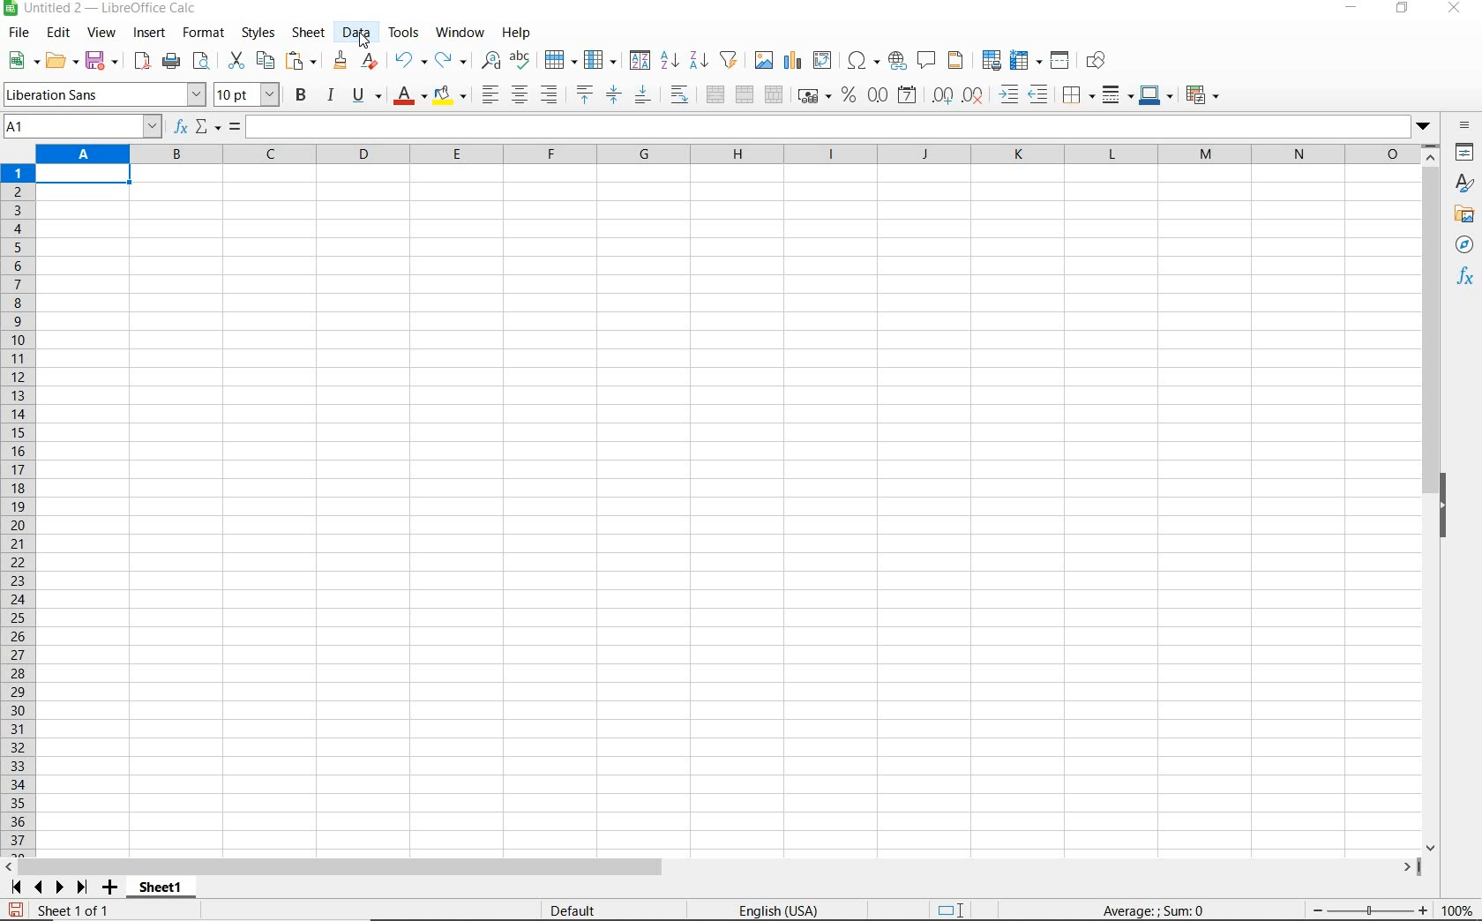  What do you see at coordinates (103, 61) in the screenshot?
I see `save` at bounding box center [103, 61].